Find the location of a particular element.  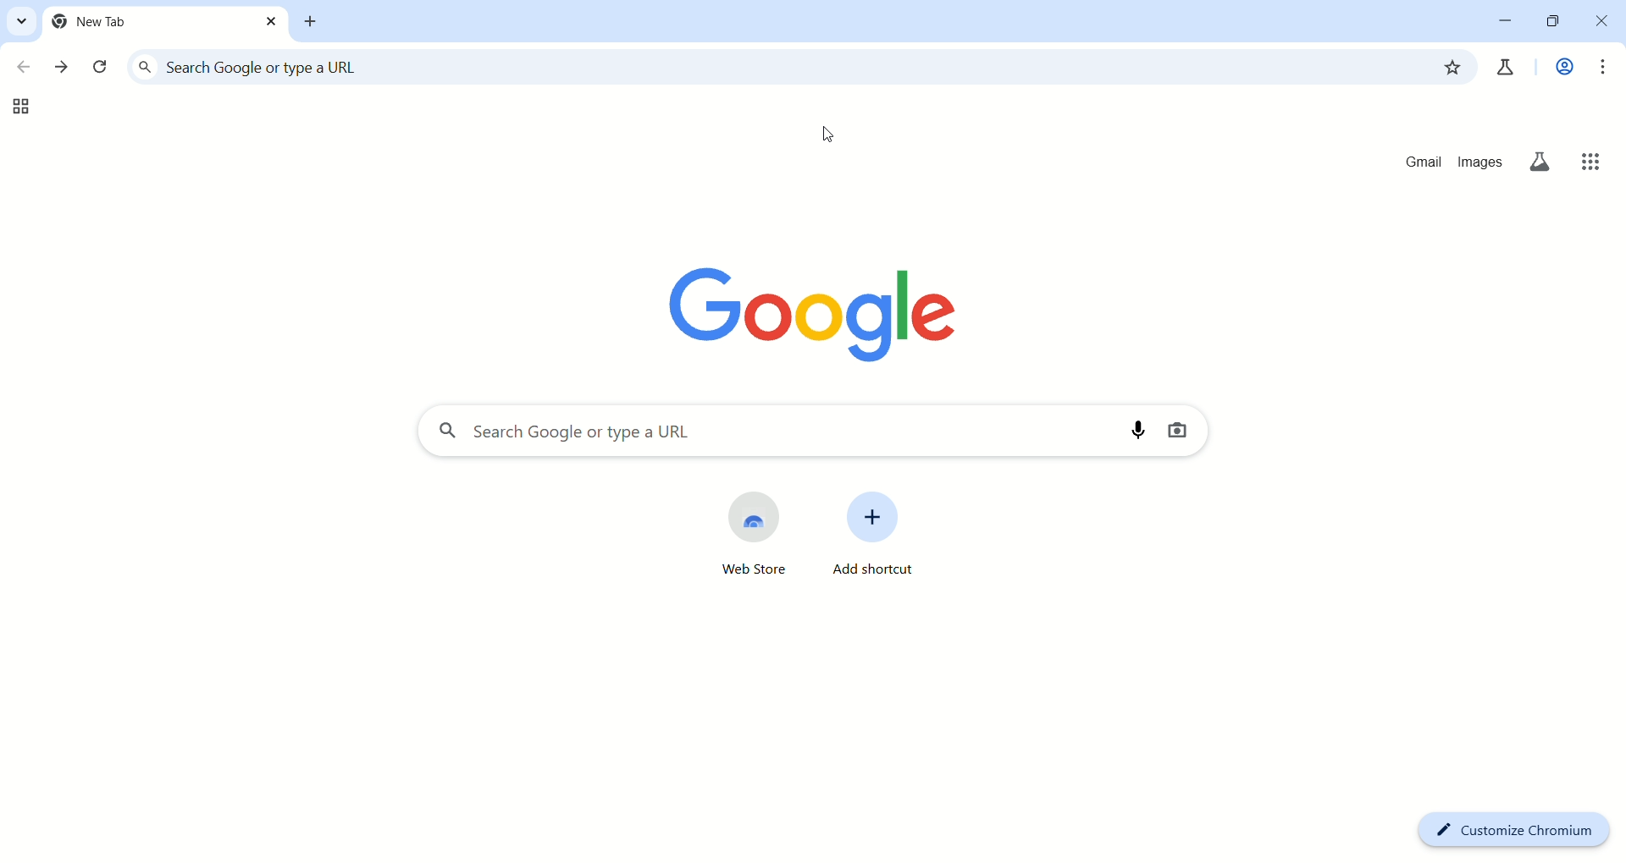

search is located at coordinates (768, 69).